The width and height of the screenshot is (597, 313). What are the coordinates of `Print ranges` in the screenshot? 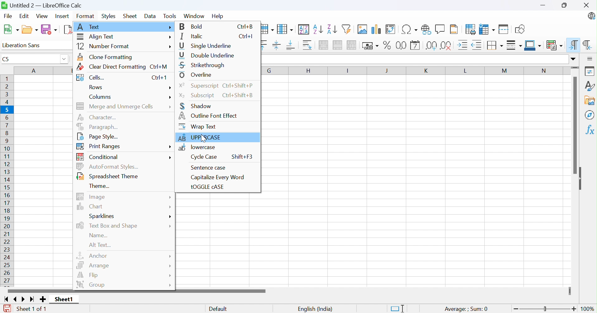 It's located at (101, 146).